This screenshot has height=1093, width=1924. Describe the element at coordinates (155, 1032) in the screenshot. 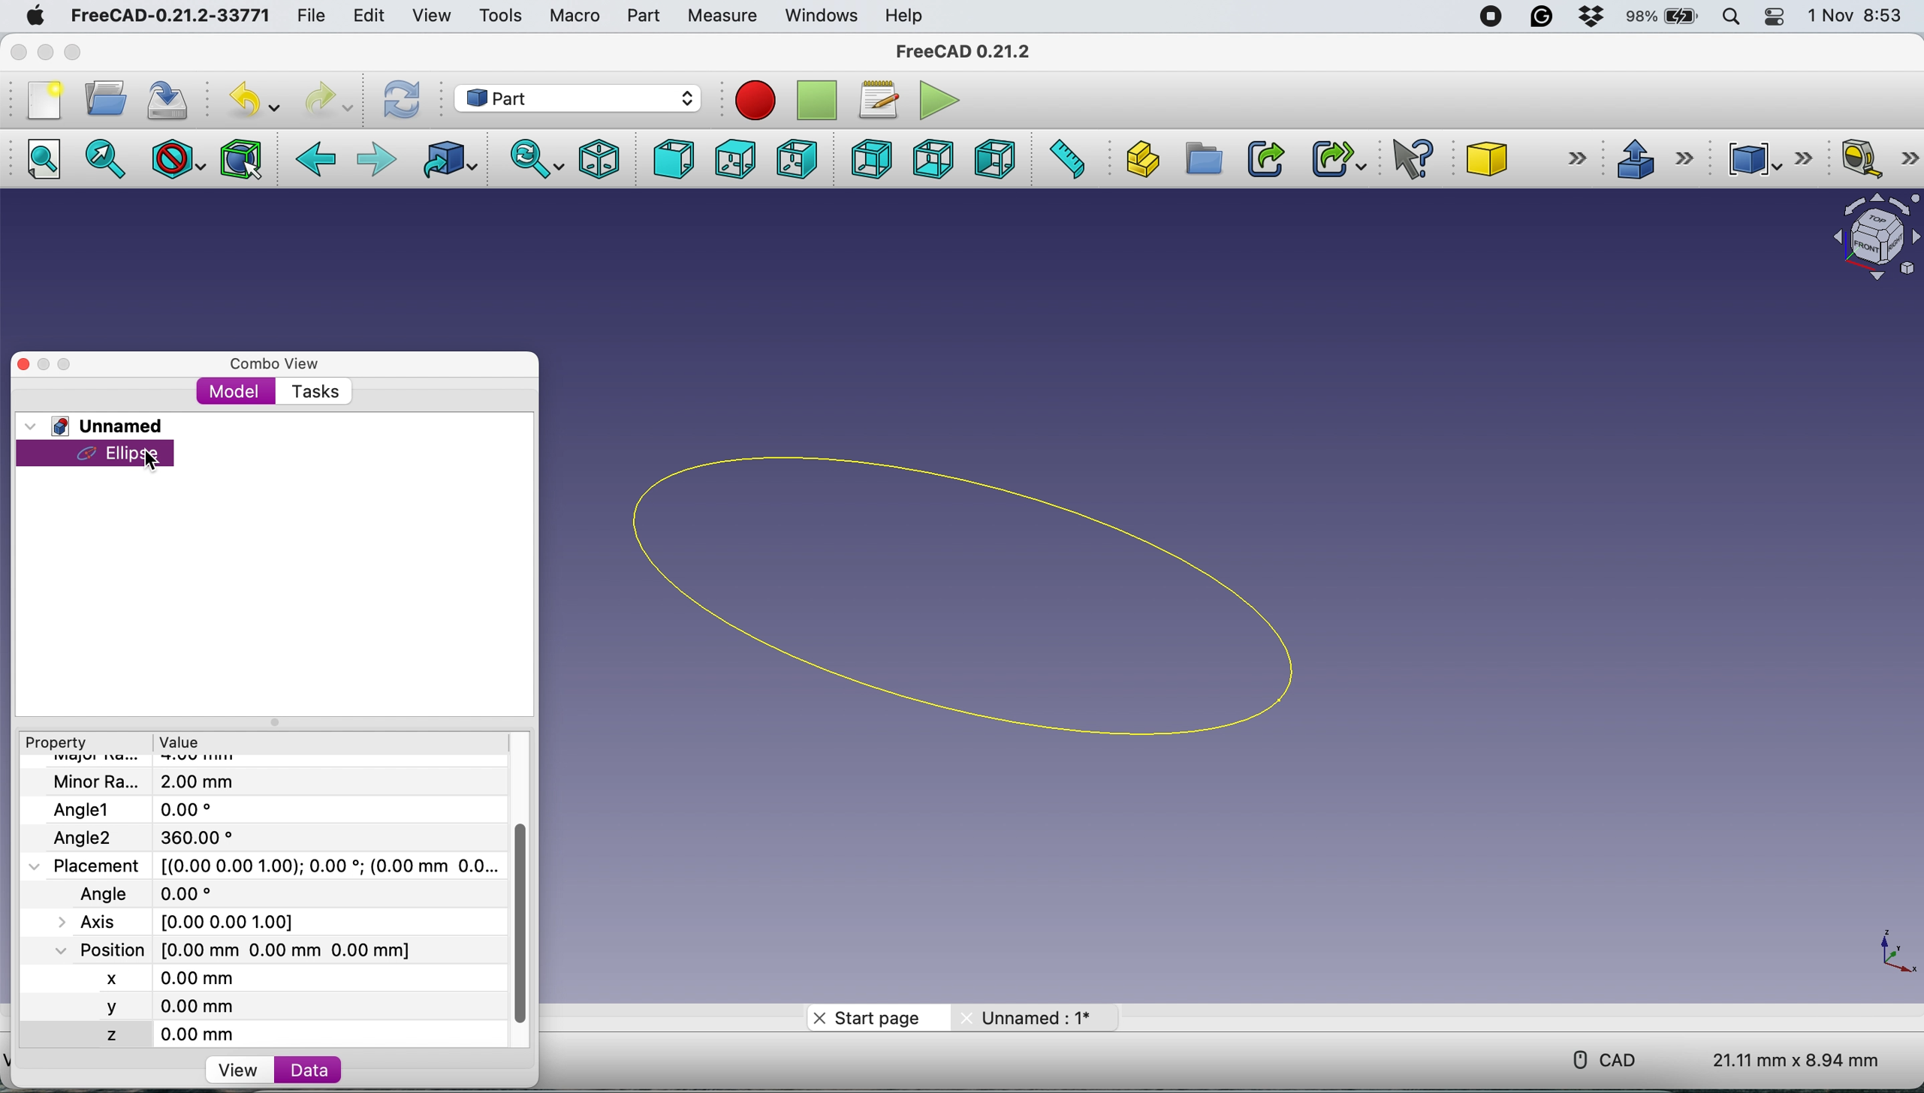

I see `z` at that location.